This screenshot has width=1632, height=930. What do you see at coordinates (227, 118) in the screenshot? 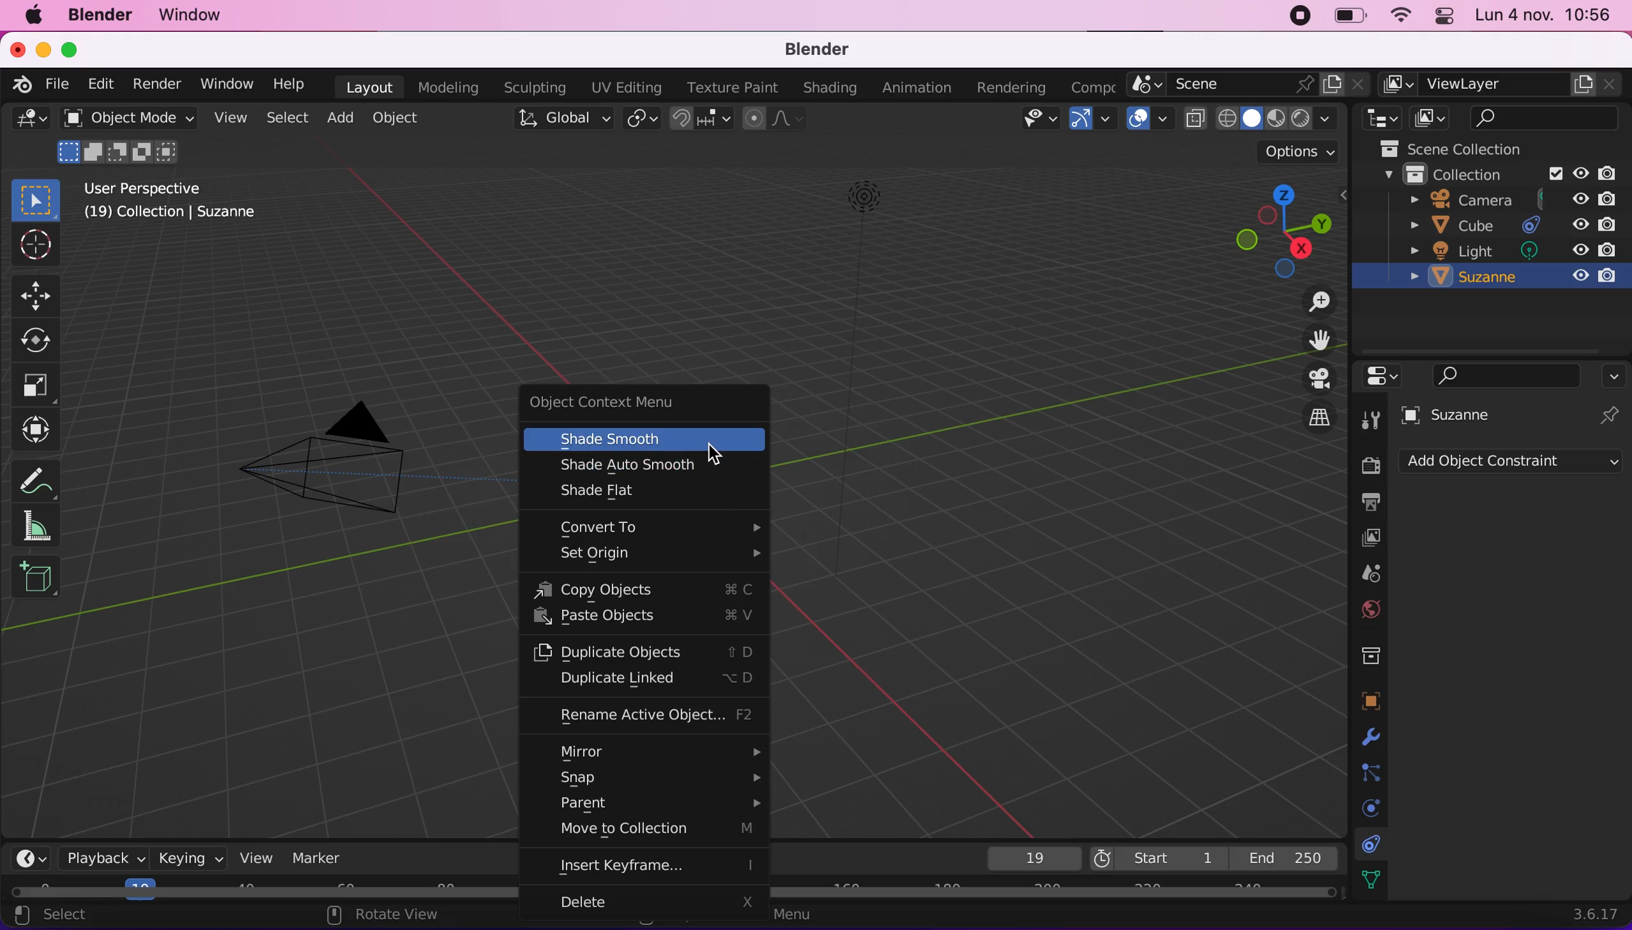
I see `view` at bounding box center [227, 118].